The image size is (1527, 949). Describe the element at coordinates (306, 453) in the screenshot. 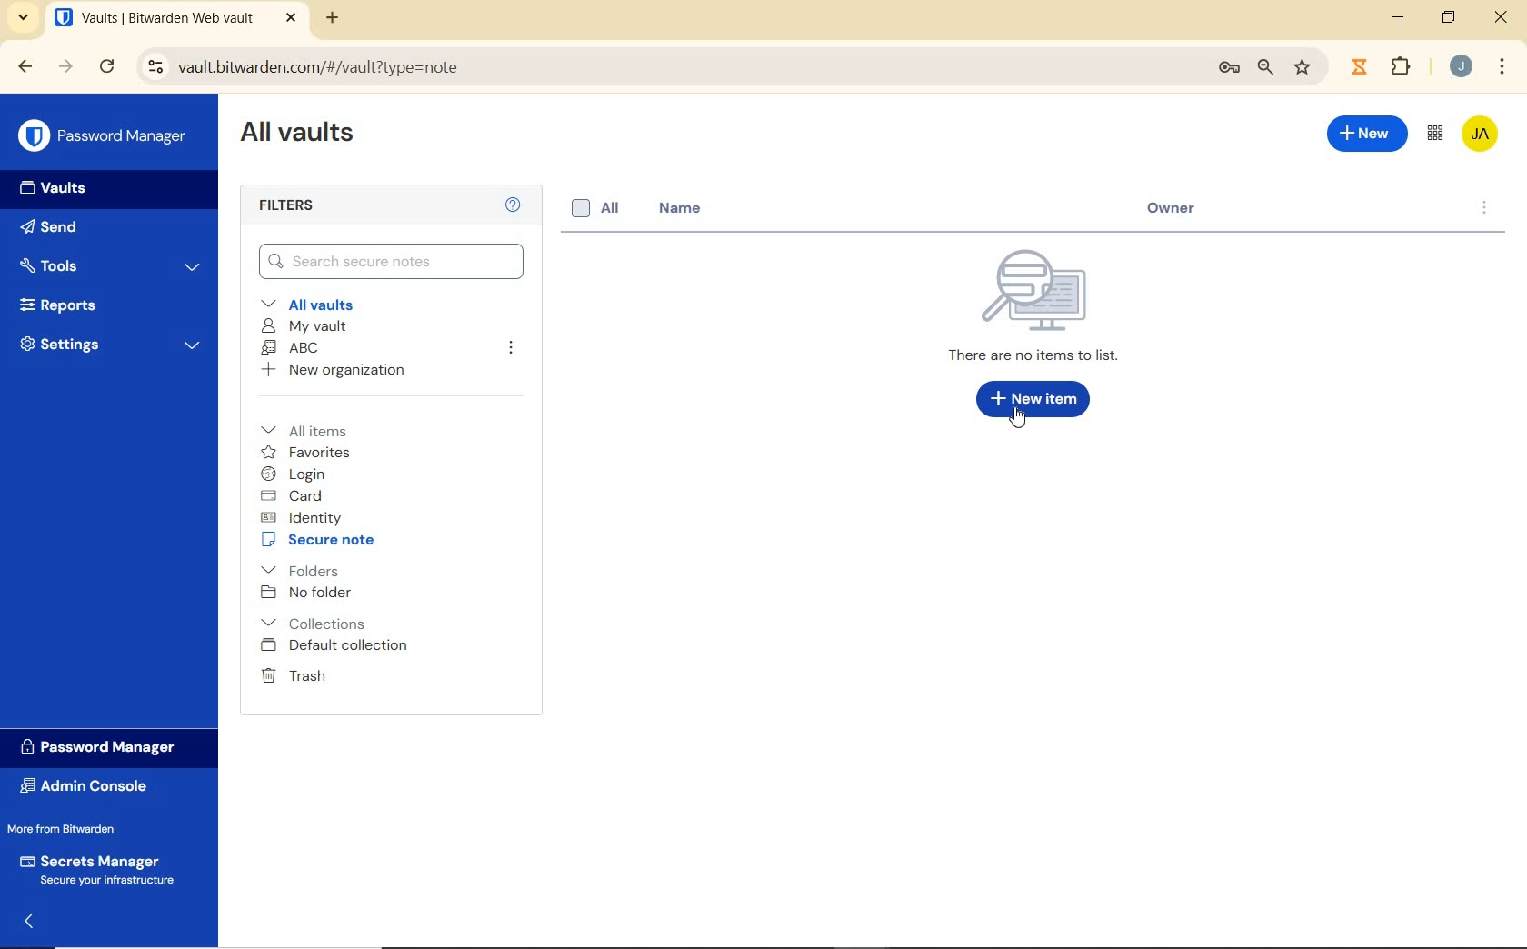

I see `favorites` at that location.